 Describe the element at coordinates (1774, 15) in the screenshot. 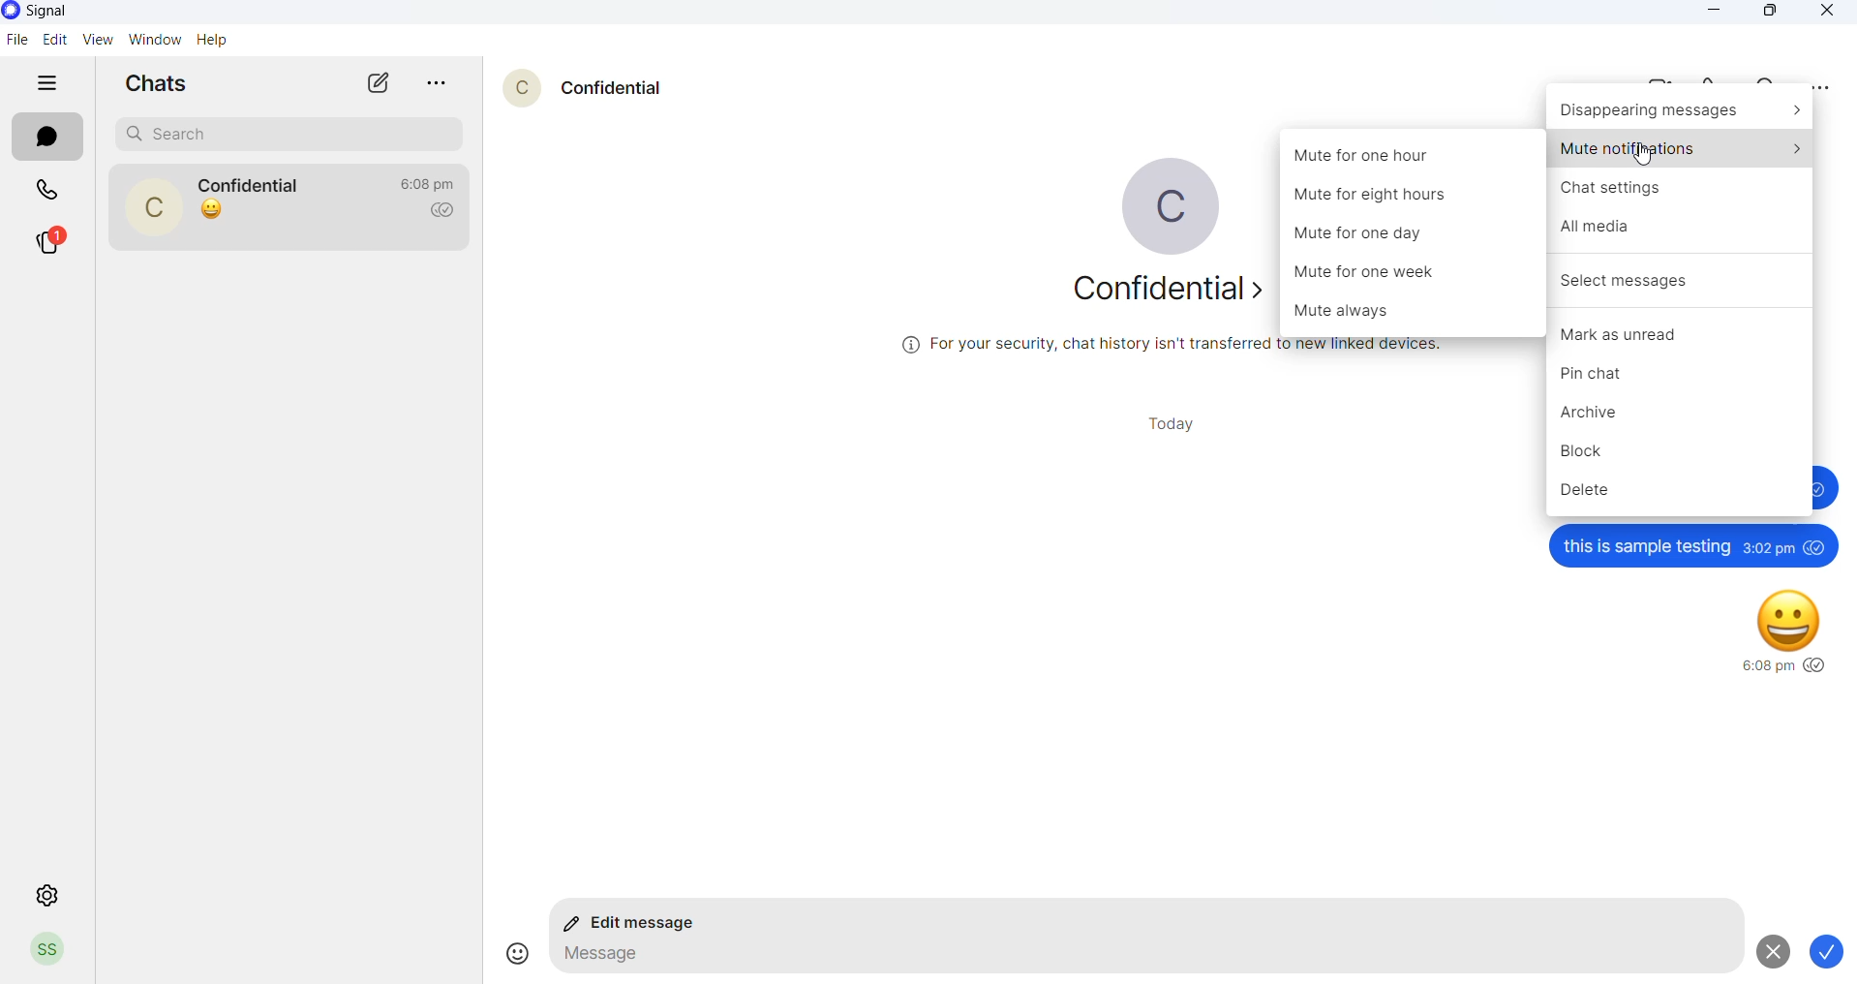

I see `maximize` at that location.